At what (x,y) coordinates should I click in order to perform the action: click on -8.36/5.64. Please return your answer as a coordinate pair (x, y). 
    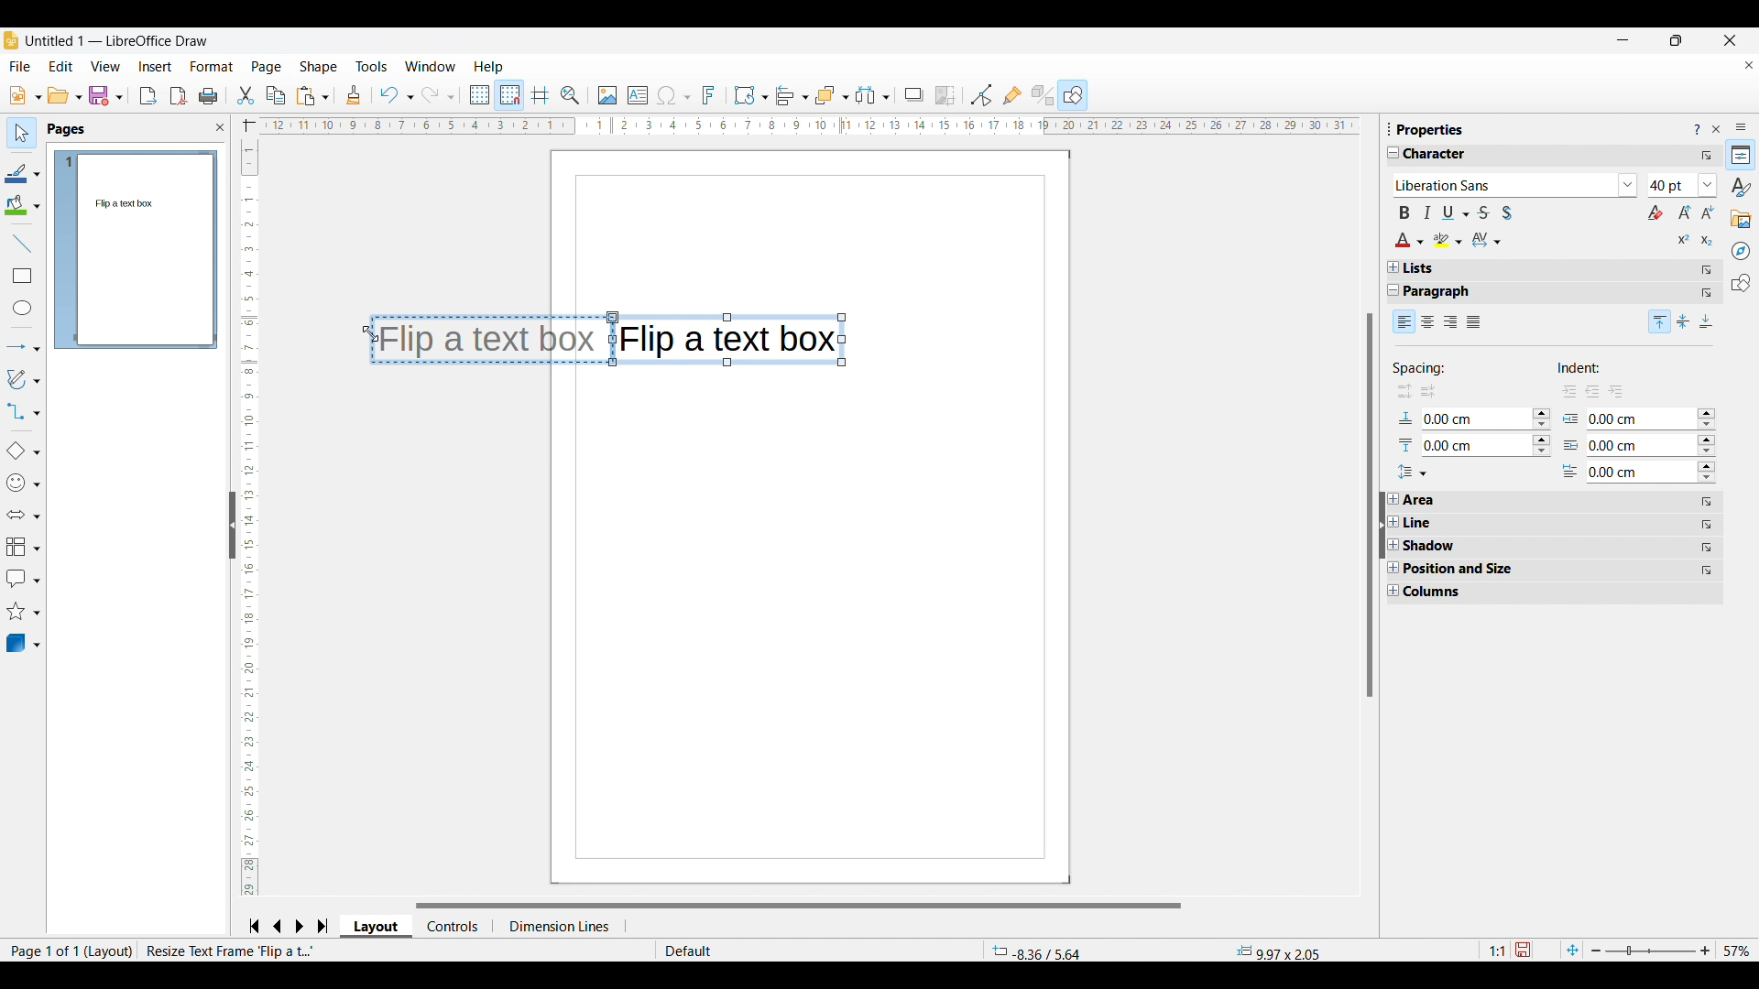
    Looking at the image, I should click on (1037, 951).